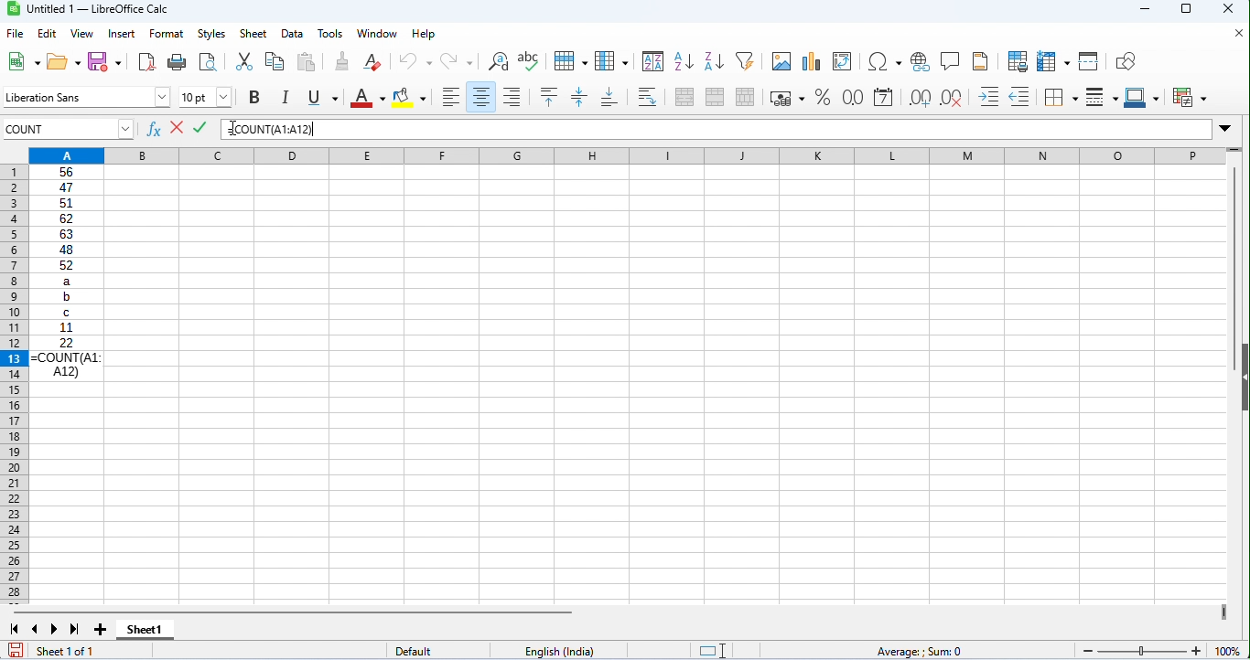 The width and height of the screenshot is (1250, 660). I want to click on tools, so click(332, 34).